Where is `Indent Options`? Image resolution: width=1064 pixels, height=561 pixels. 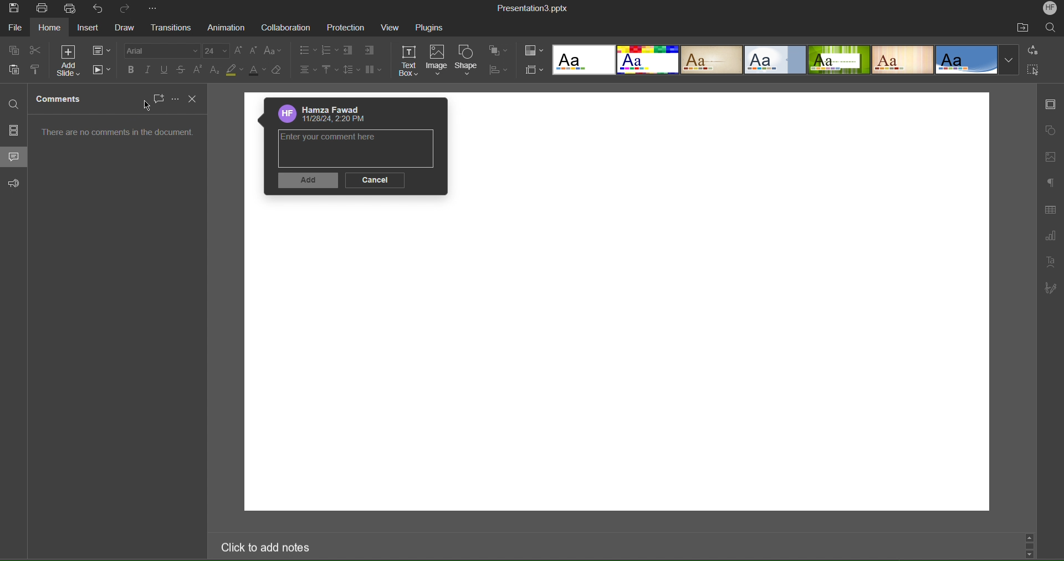 Indent Options is located at coordinates (369, 51).